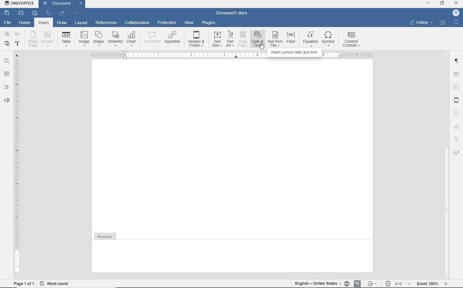 The image size is (463, 288). I want to click on feedback & support, so click(6, 100).